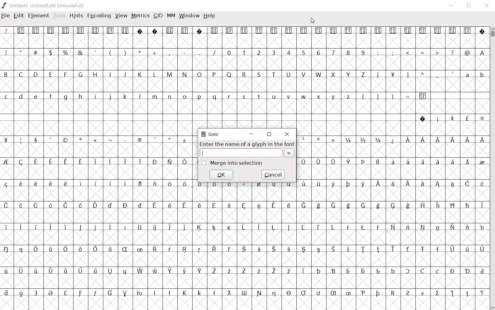 The width and height of the screenshot is (495, 310). I want to click on Symbol, so click(303, 293).